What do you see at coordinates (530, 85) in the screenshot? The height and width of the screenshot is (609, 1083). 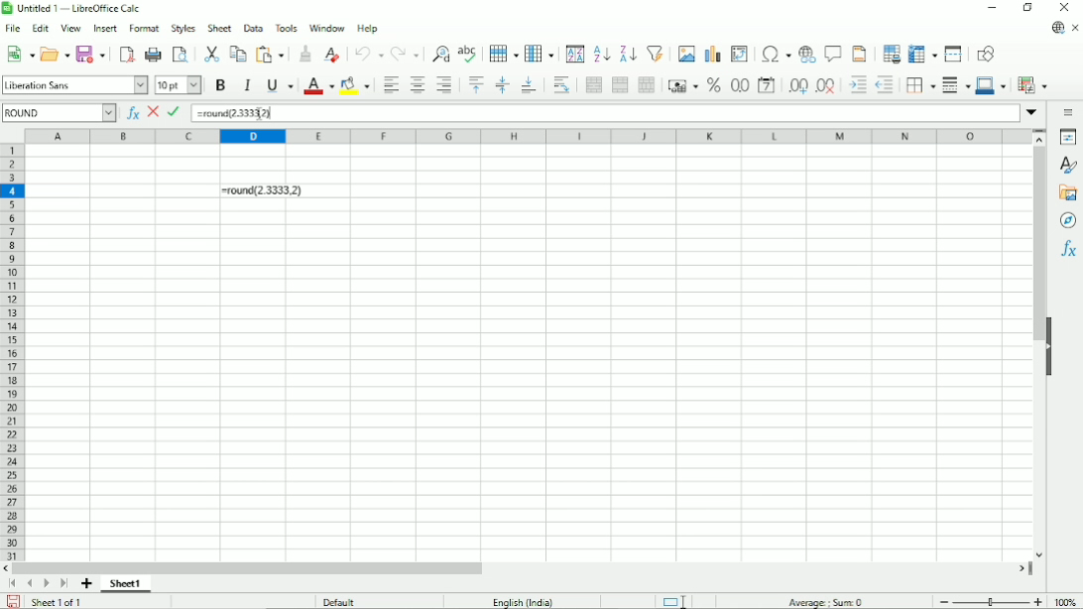 I see `Align bottom` at bounding box center [530, 85].